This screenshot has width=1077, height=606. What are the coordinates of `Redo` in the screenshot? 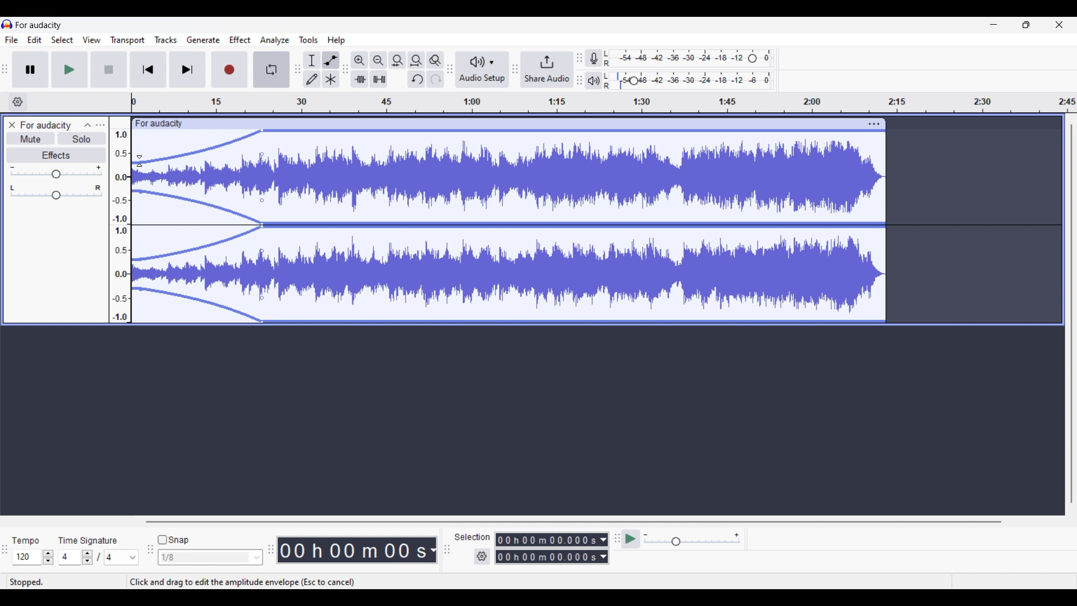 It's located at (436, 79).